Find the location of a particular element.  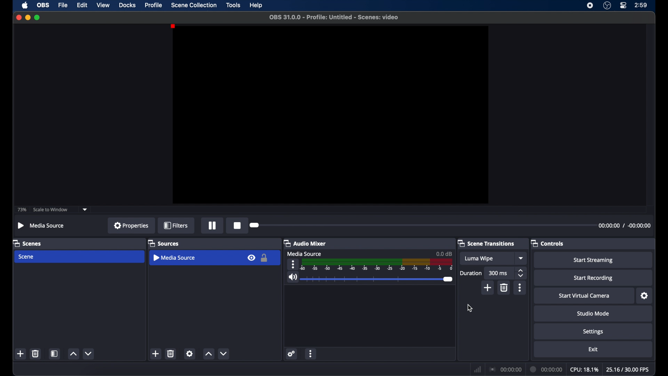

minimize is located at coordinates (27, 17).